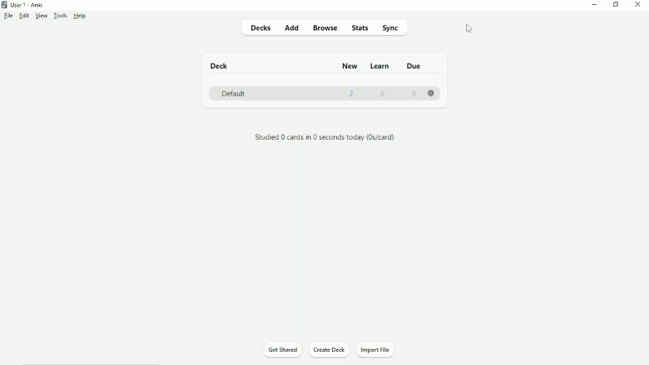  What do you see at coordinates (385, 95) in the screenshot?
I see `0` at bounding box center [385, 95].